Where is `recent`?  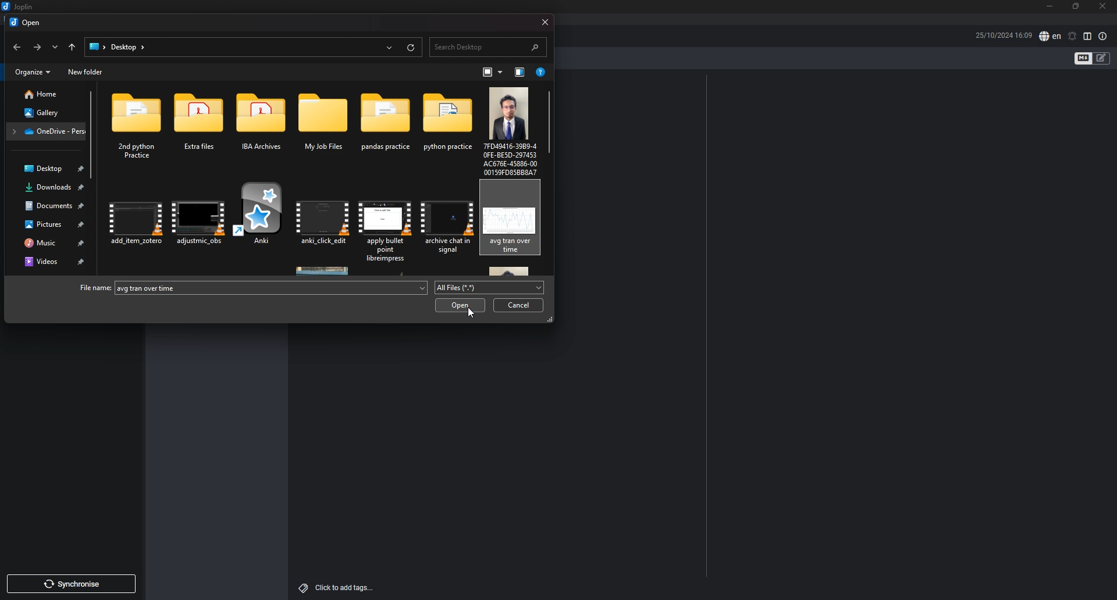
recent is located at coordinates (388, 47).